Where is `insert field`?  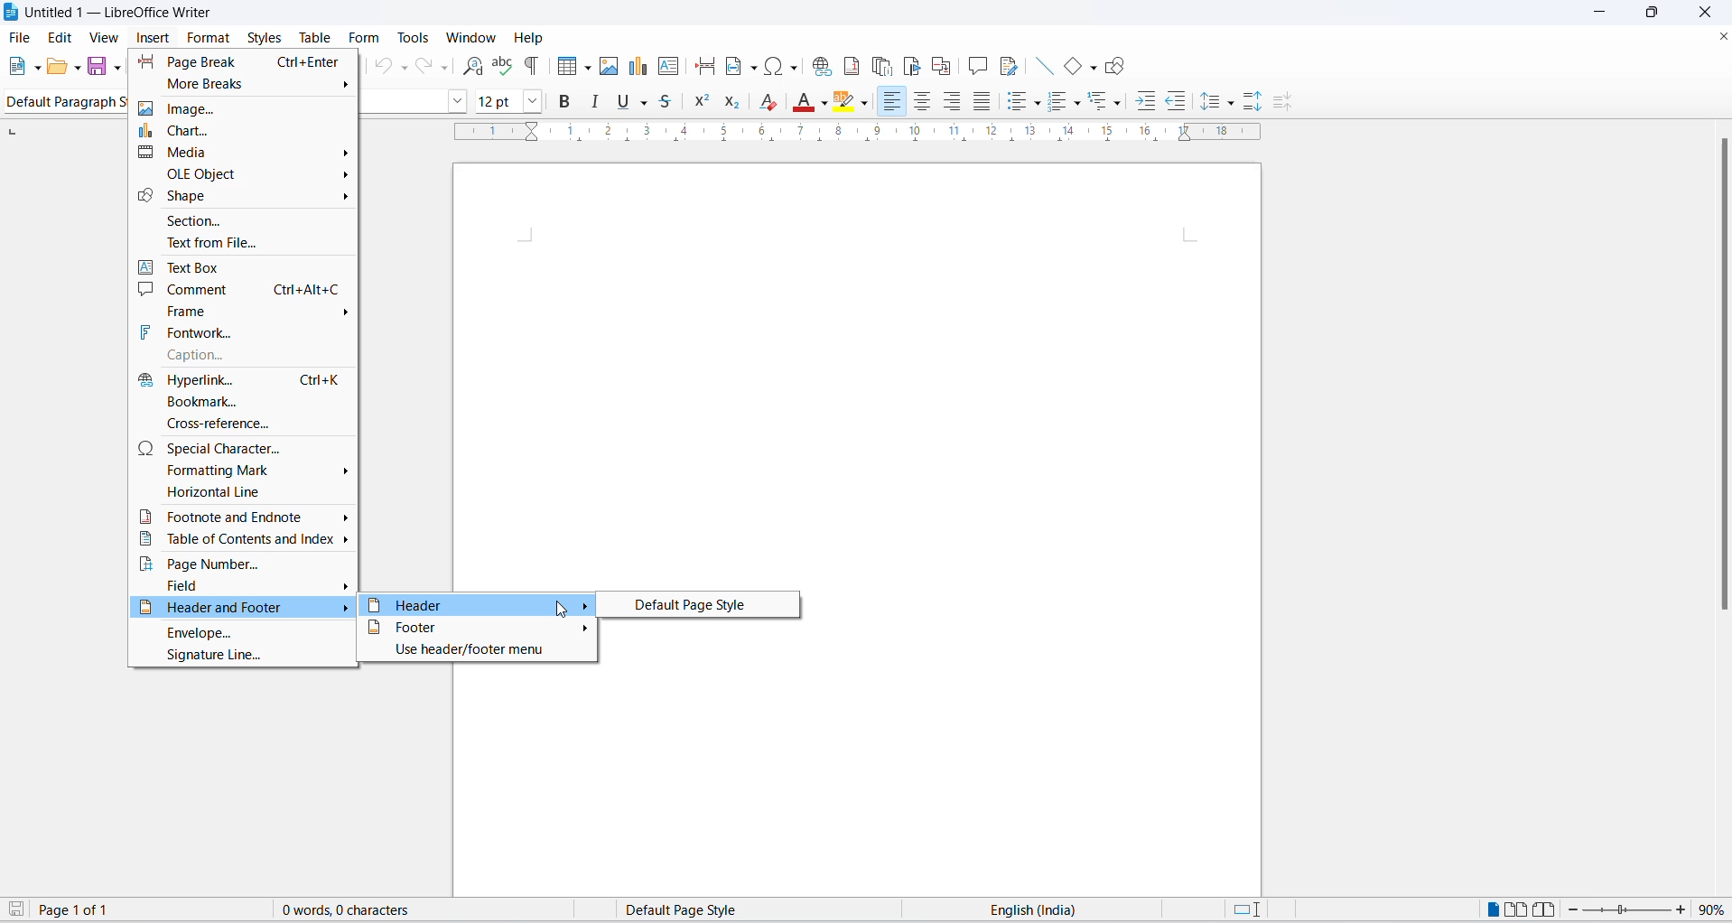 insert field is located at coordinates (740, 68).